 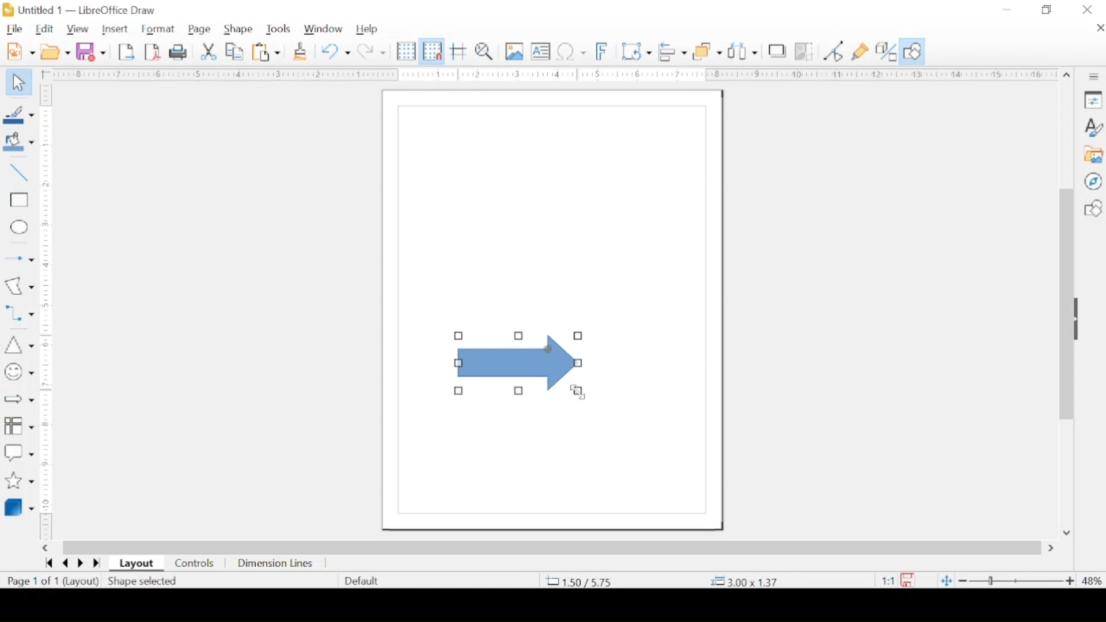 I want to click on display grid, so click(x=406, y=51).